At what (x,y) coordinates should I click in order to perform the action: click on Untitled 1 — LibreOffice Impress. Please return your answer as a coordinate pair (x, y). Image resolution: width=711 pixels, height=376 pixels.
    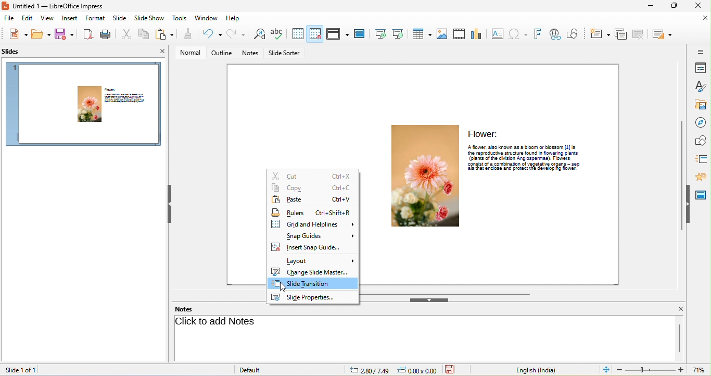
    Looking at the image, I should click on (55, 6).